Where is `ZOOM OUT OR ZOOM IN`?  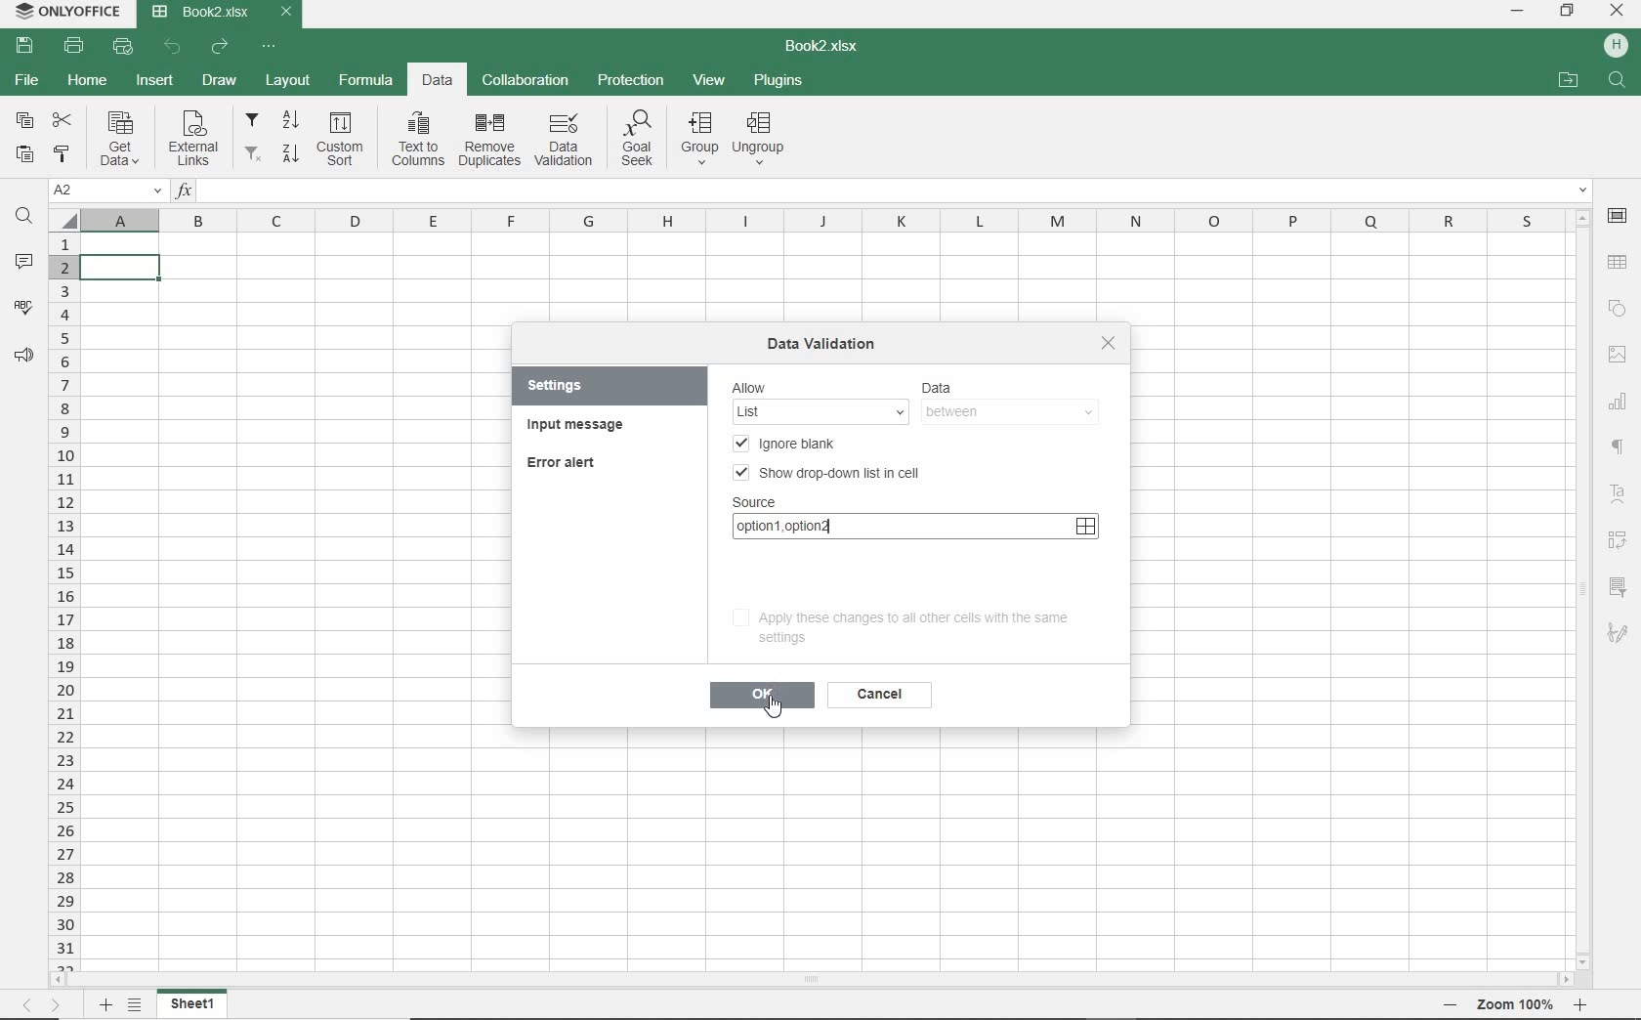 ZOOM OUT OR ZOOM IN is located at coordinates (1509, 1005).